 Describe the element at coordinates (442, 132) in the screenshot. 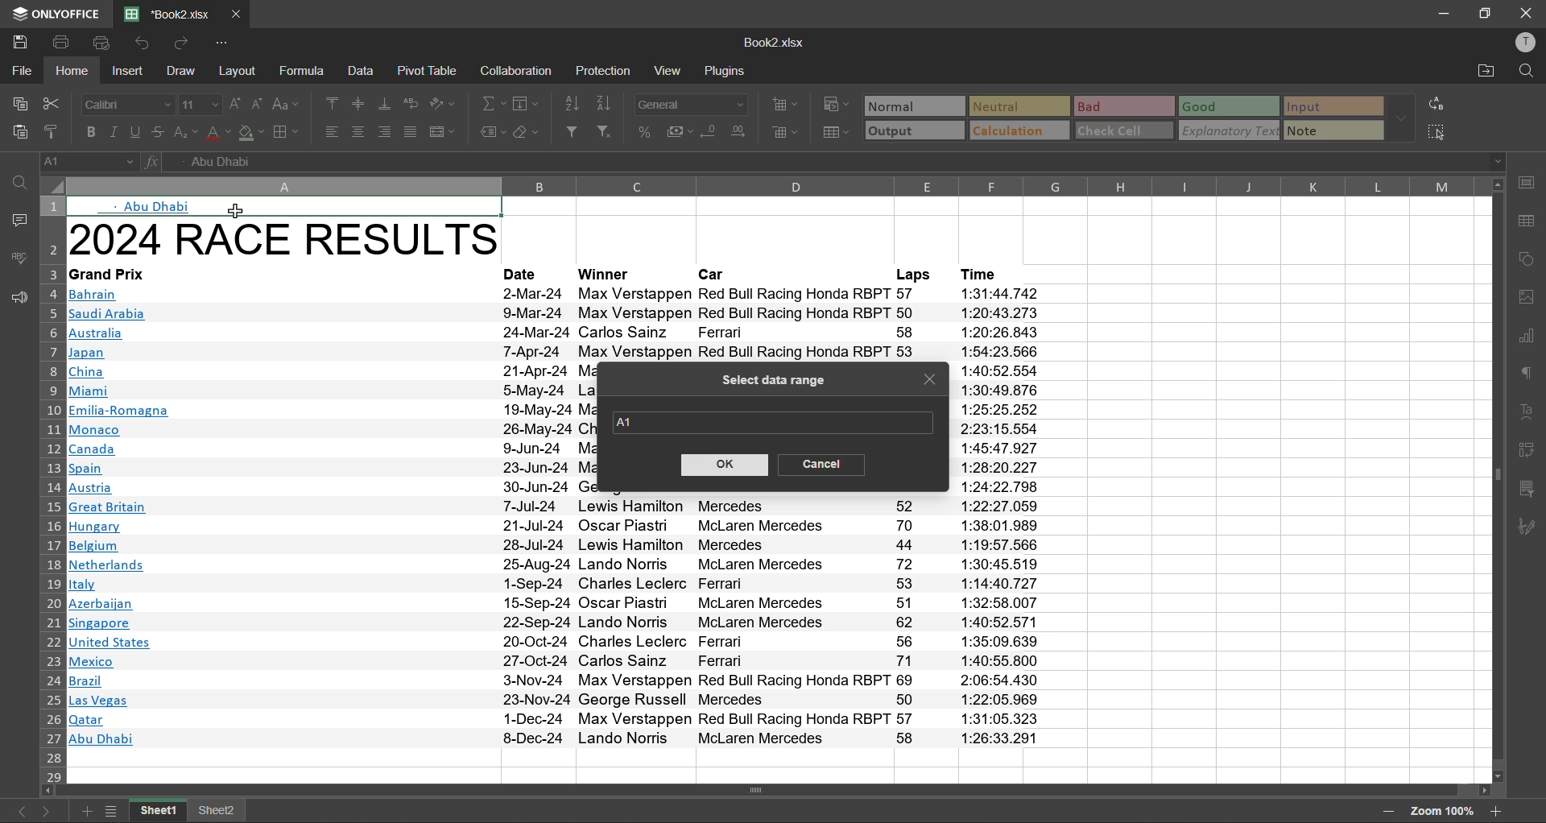

I see `merge and center` at that location.